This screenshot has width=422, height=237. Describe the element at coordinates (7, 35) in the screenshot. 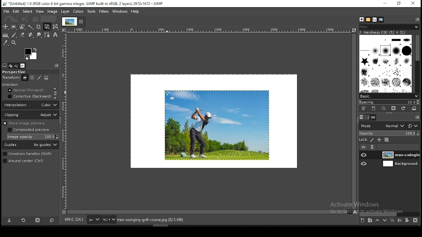

I see `gradient tool` at that location.